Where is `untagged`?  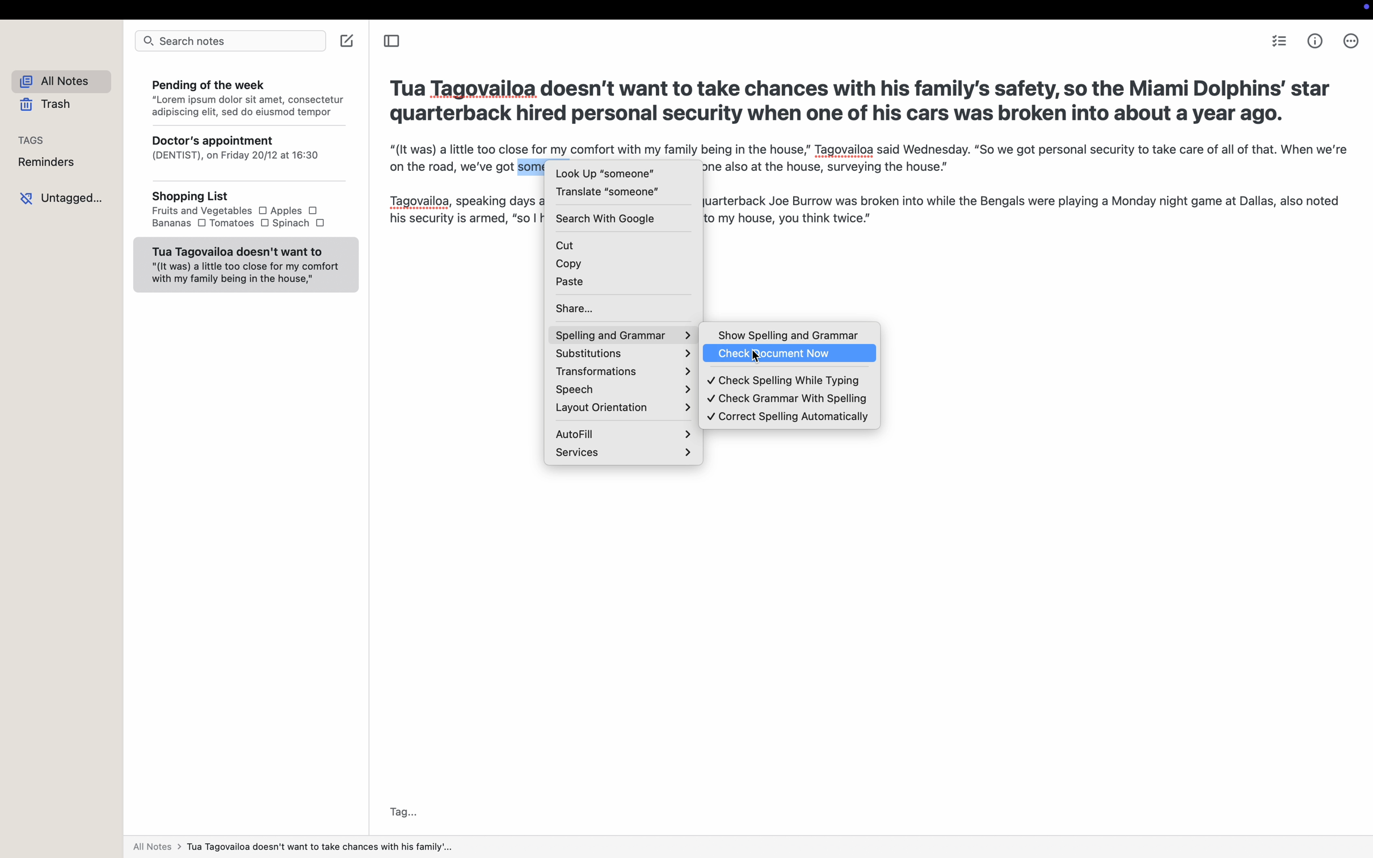 untagged is located at coordinates (62, 198).